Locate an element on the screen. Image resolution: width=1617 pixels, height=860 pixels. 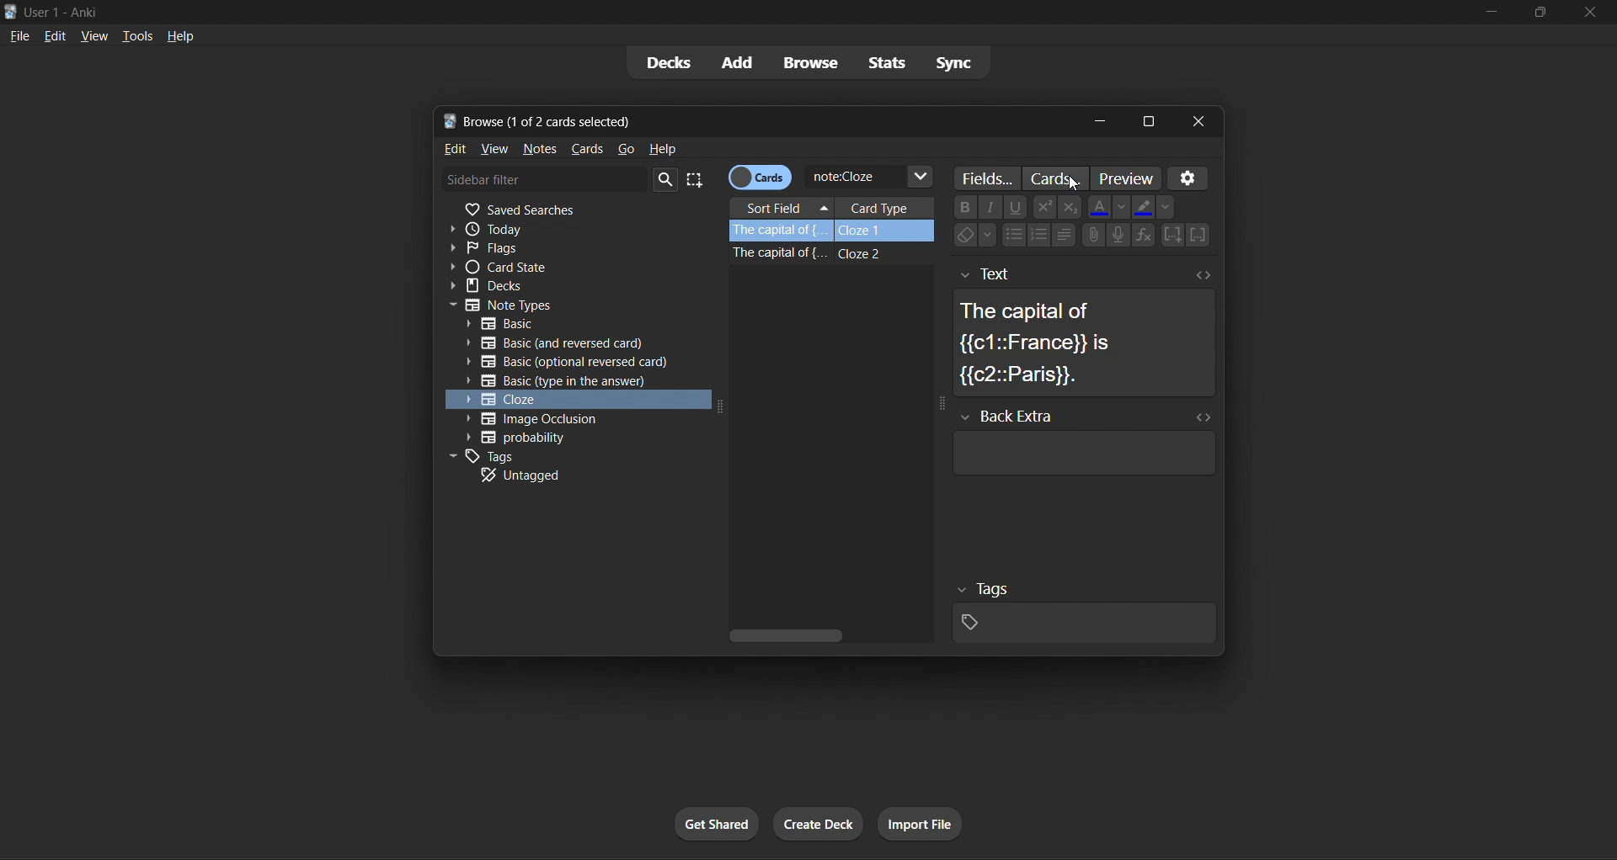
flags filter expand is located at coordinates (572, 249).